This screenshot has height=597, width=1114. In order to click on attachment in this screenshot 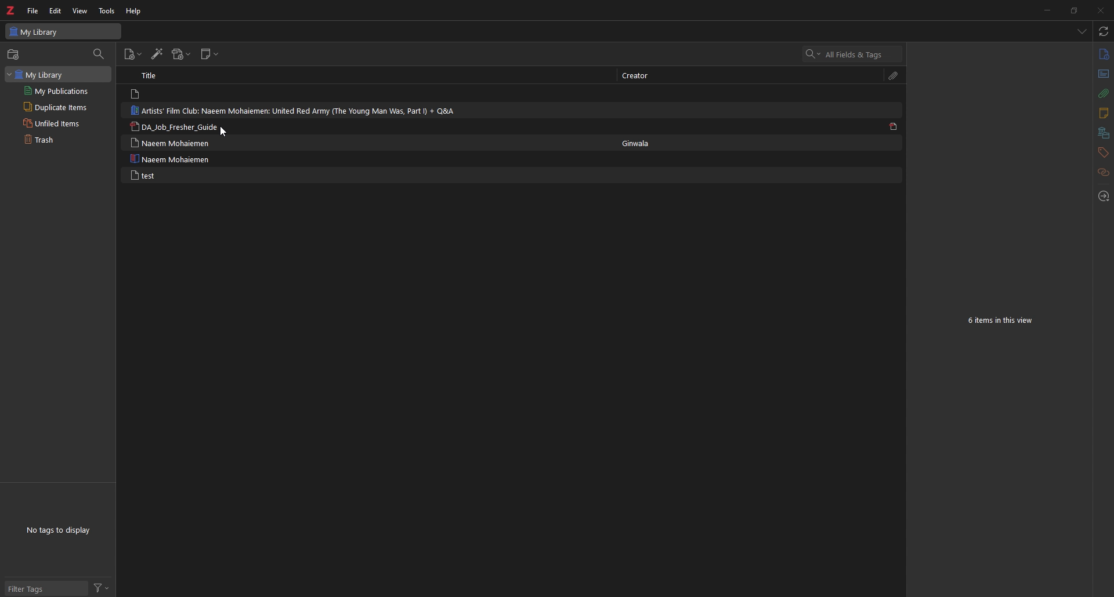, I will do `click(895, 75)`.